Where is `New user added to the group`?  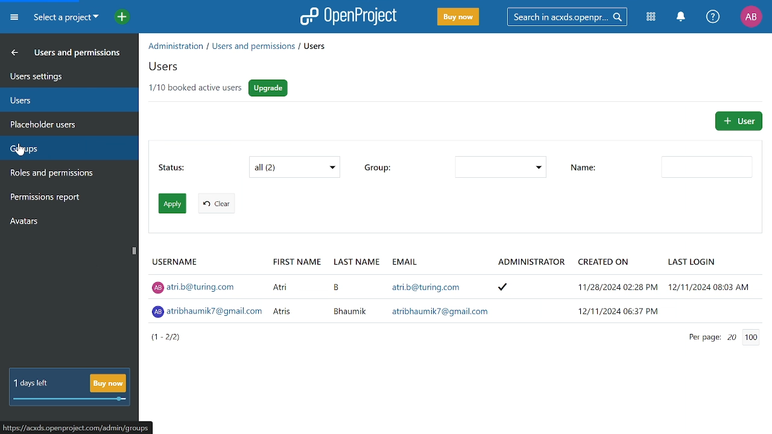
New user added to the group is located at coordinates (209, 313).